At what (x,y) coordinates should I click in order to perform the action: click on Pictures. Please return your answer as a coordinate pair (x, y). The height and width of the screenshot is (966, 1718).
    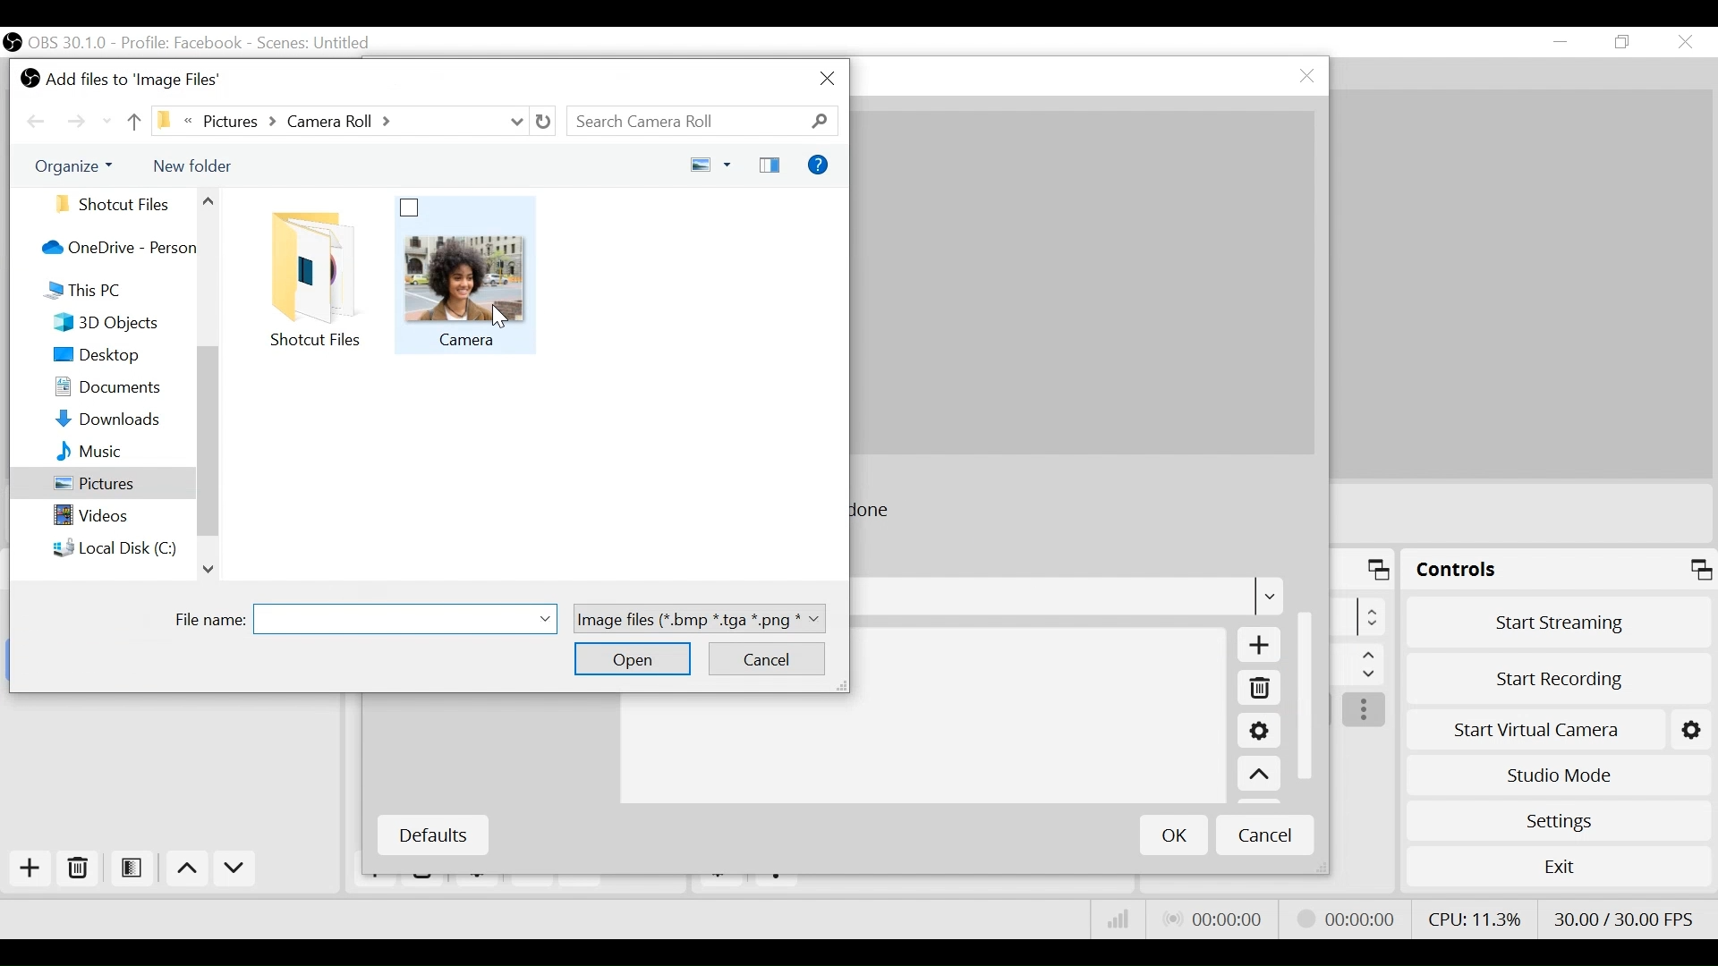
    Looking at the image, I should click on (99, 487).